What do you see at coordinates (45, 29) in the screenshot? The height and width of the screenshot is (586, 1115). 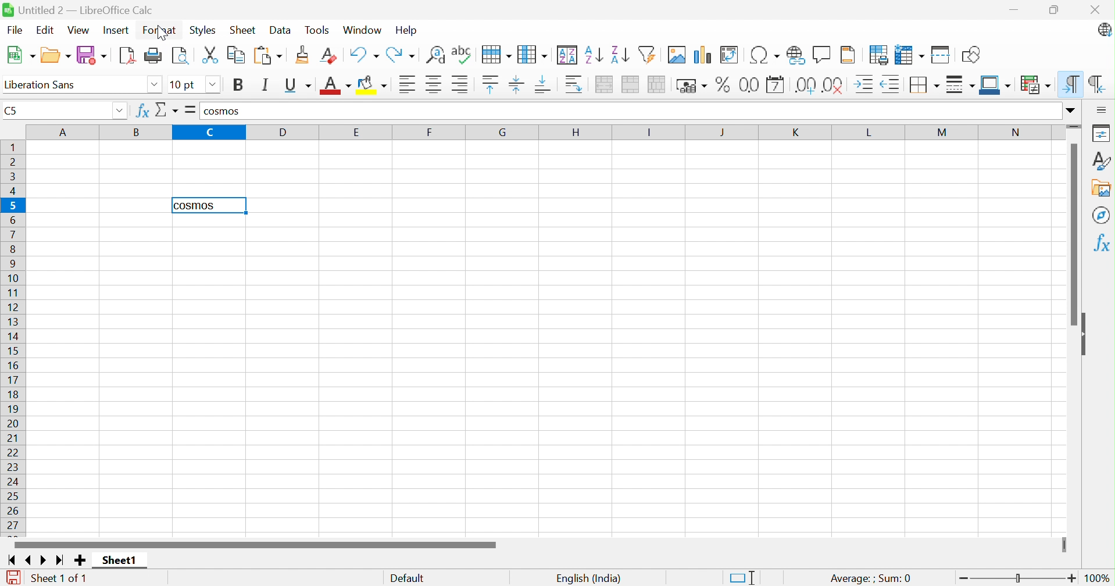 I see `Edit` at bounding box center [45, 29].